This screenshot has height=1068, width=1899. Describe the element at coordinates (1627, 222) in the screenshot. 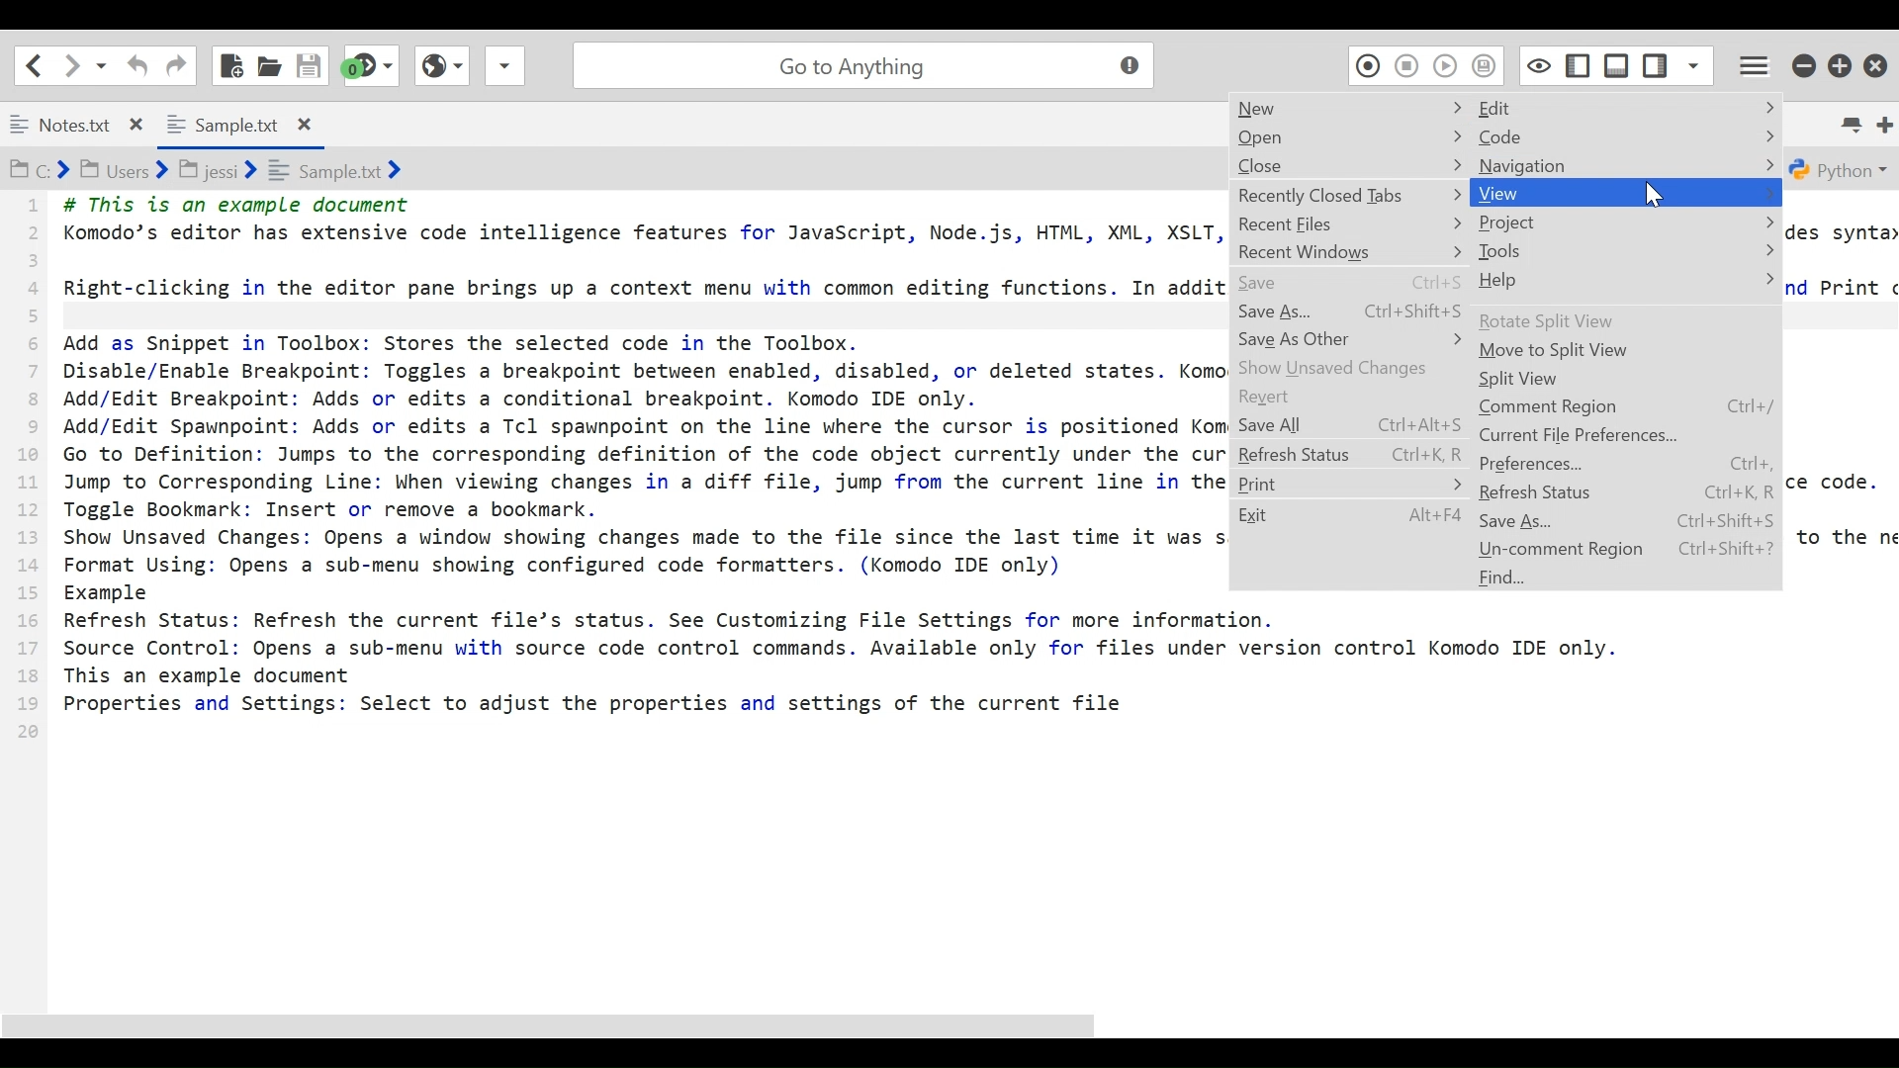

I see `Project` at that location.